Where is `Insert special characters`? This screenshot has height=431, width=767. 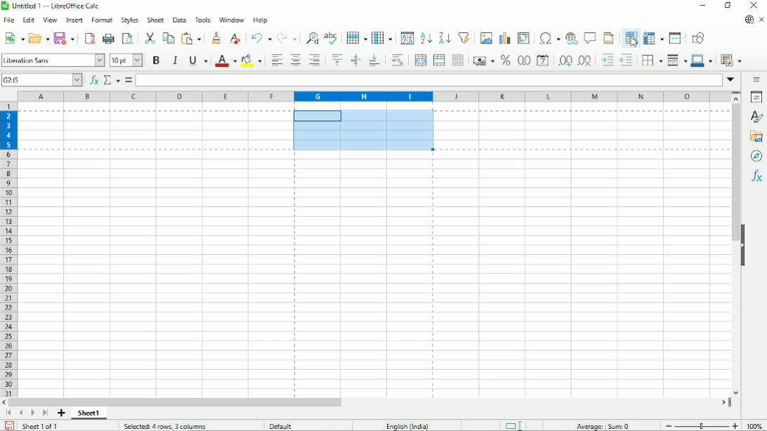 Insert special characters is located at coordinates (549, 38).